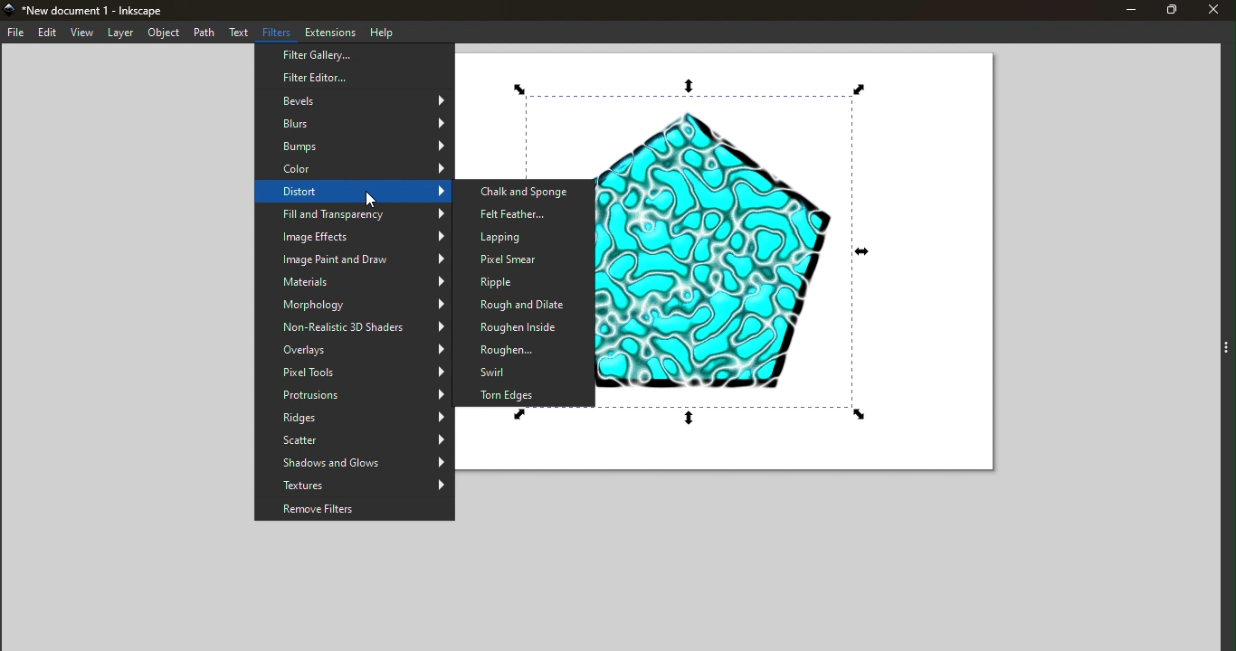  What do you see at coordinates (277, 32) in the screenshot?
I see `Filters` at bounding box center [277, 32].